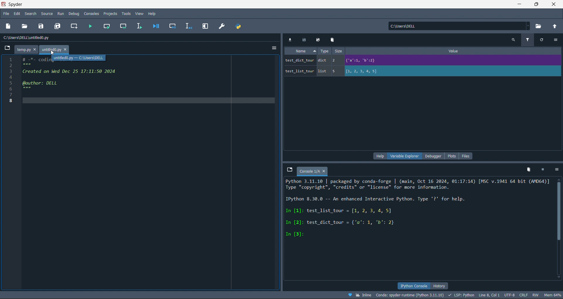 This screenshot has height=299, width=563. What do you see at coordinates (174, 26) in the screenshot?
I see `debug cell` at bounding box center [174, 26].